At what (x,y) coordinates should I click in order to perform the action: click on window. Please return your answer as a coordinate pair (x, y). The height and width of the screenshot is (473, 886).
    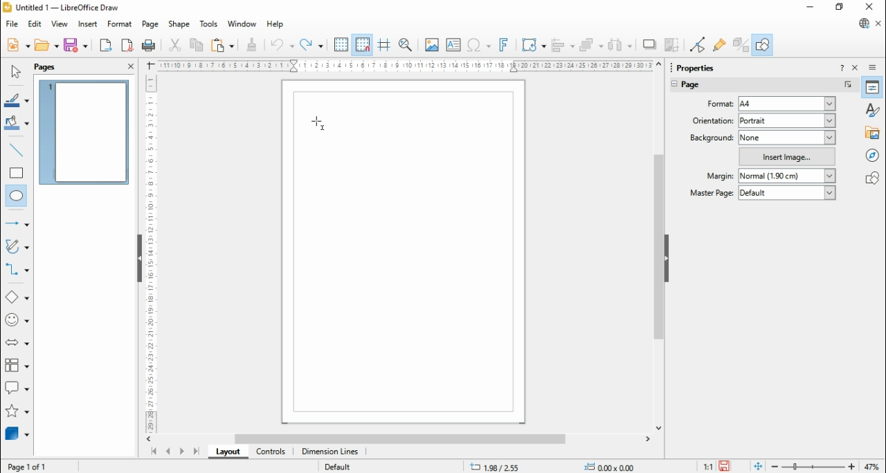
    Looking at the image, I should click on (242, 24).